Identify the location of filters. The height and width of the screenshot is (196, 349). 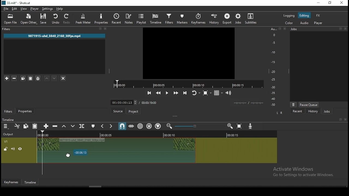
(8, 111).